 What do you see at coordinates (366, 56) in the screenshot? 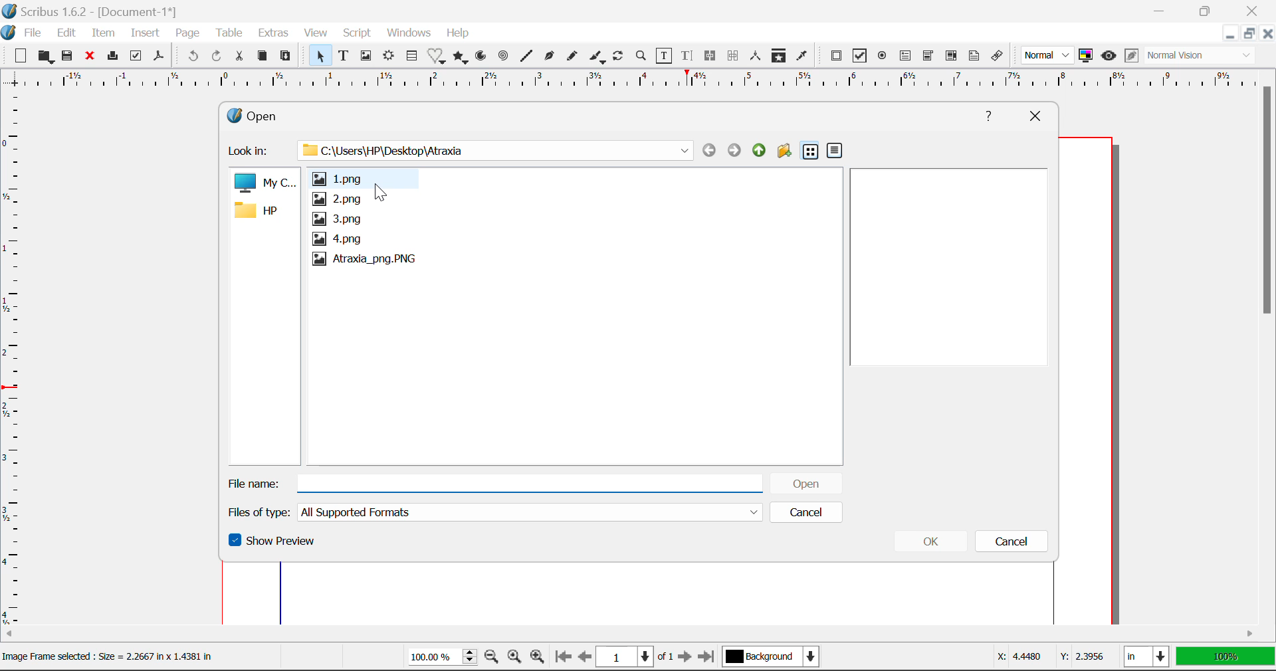
I see `Image Frames` at bounding box center [366, 56].